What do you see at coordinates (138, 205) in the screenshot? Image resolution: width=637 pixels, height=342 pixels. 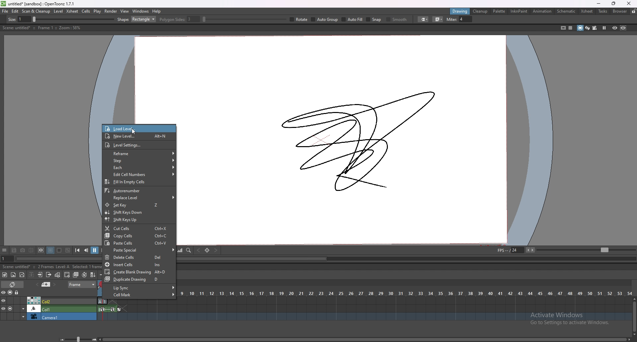 I see `set key` at bounding box center [138, 205].